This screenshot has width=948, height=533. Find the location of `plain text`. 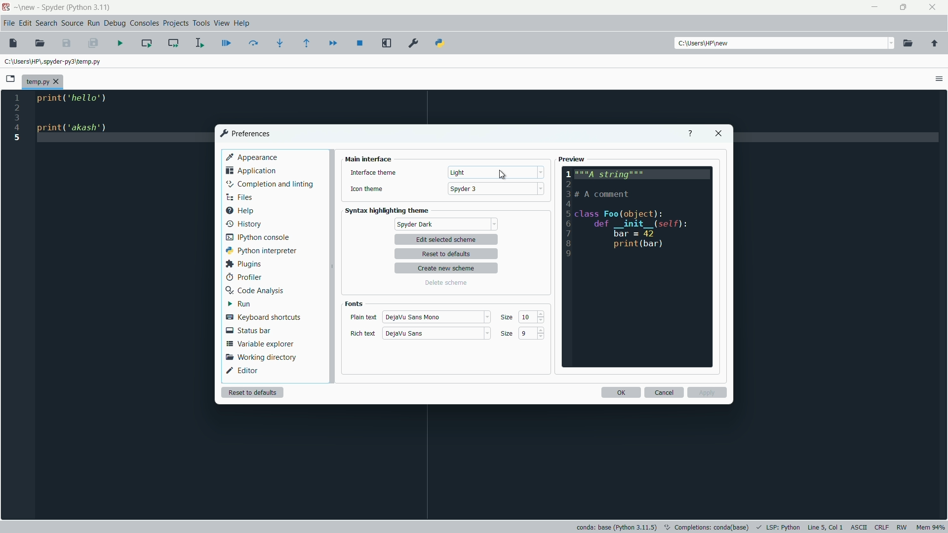

plain text is located at coordinates (363, 317).